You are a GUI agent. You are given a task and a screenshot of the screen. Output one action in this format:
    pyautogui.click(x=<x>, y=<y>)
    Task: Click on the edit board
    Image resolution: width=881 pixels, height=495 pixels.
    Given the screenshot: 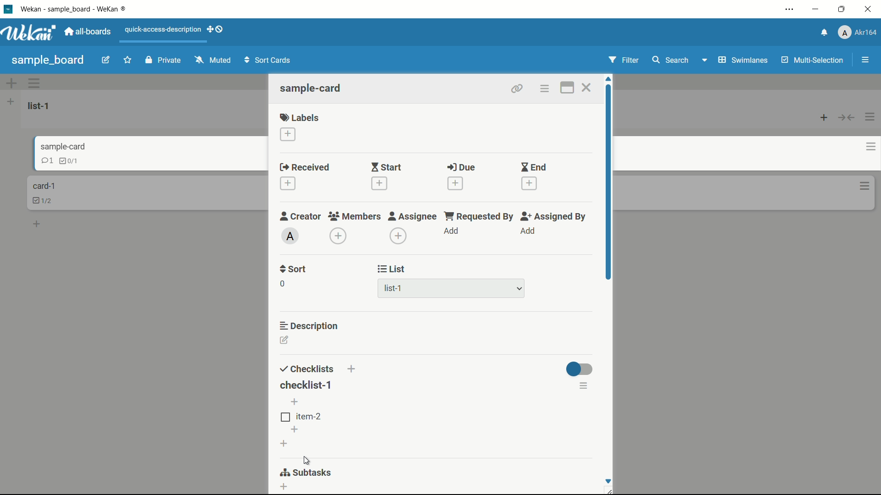 What is the action you would take?
    pyautogui.click(x=106, y=59)
    